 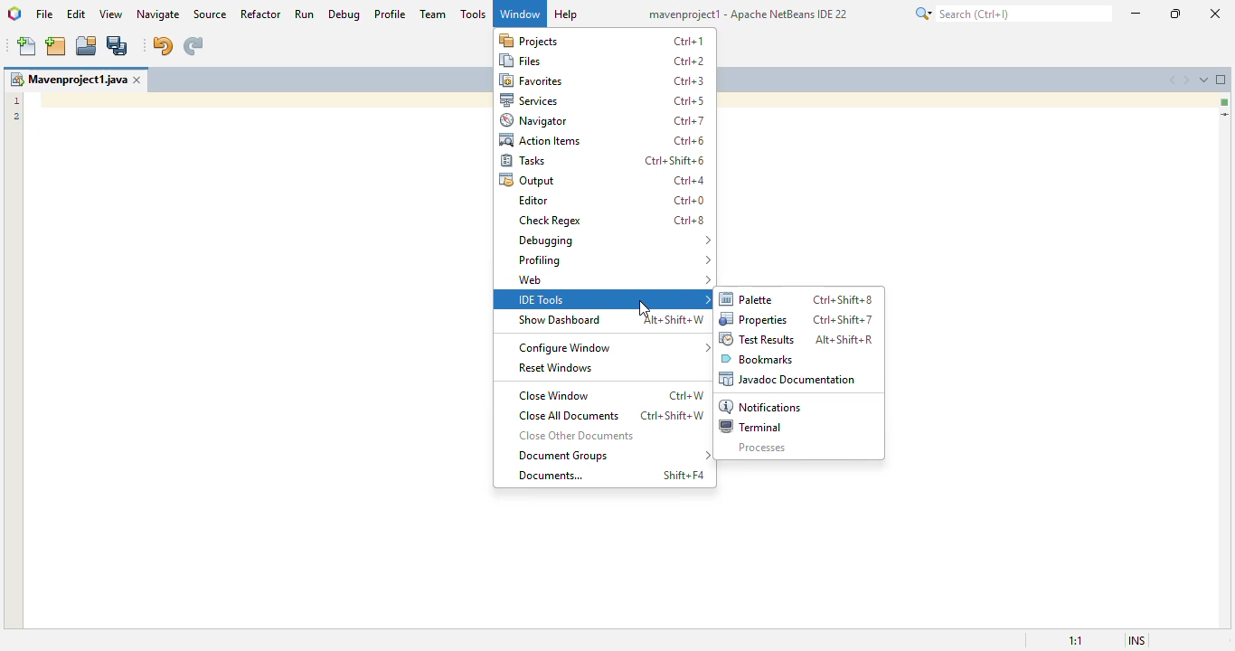 I want to click on scroll documents left, so click(x=1173, y=80).